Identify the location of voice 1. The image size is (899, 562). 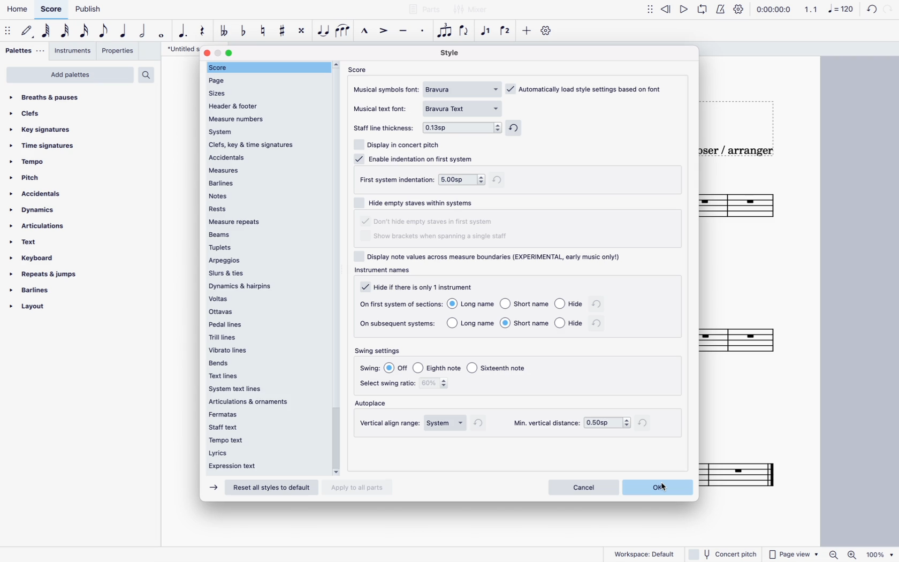
(484, 33).